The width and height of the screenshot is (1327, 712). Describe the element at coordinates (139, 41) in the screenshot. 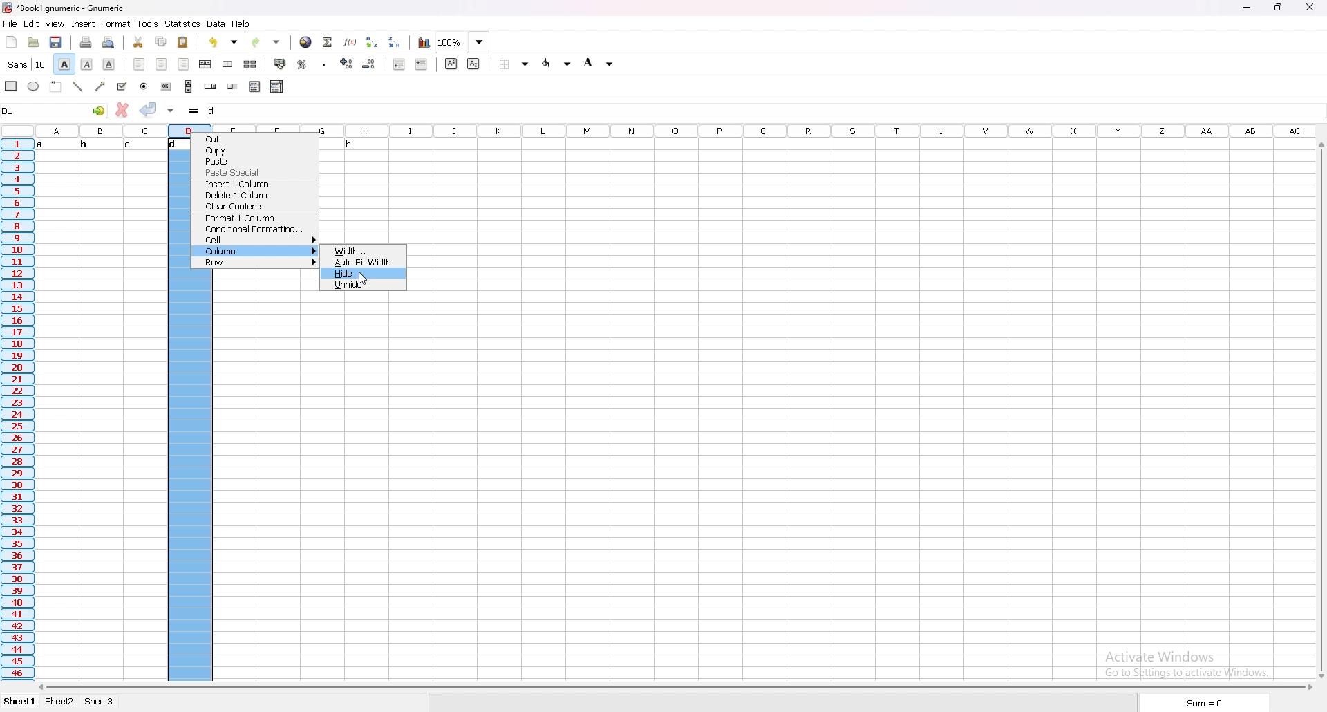

I see `cut` at that location.